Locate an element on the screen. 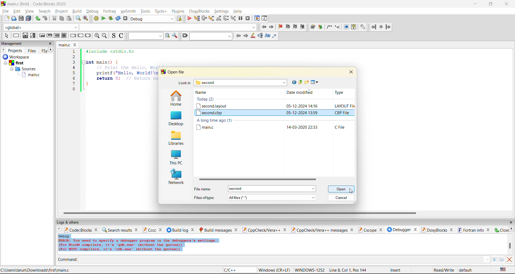  paste is located at coordinates (69, 18).